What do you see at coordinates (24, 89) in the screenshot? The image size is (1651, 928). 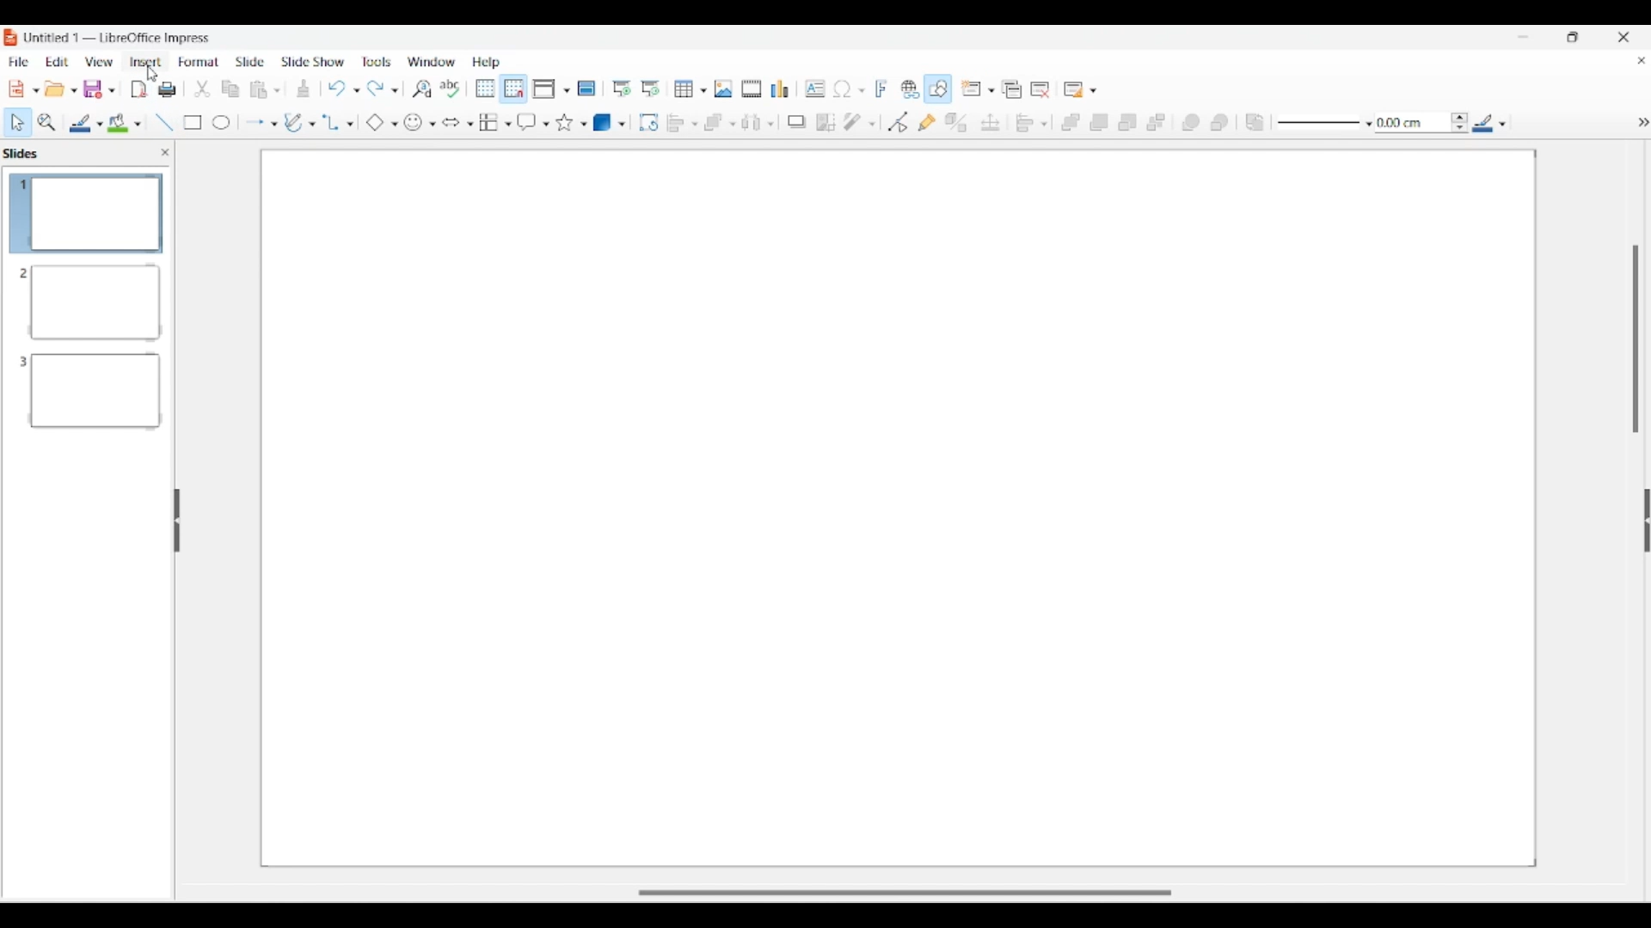 I see `New document options` at bounding box center [24, 89].